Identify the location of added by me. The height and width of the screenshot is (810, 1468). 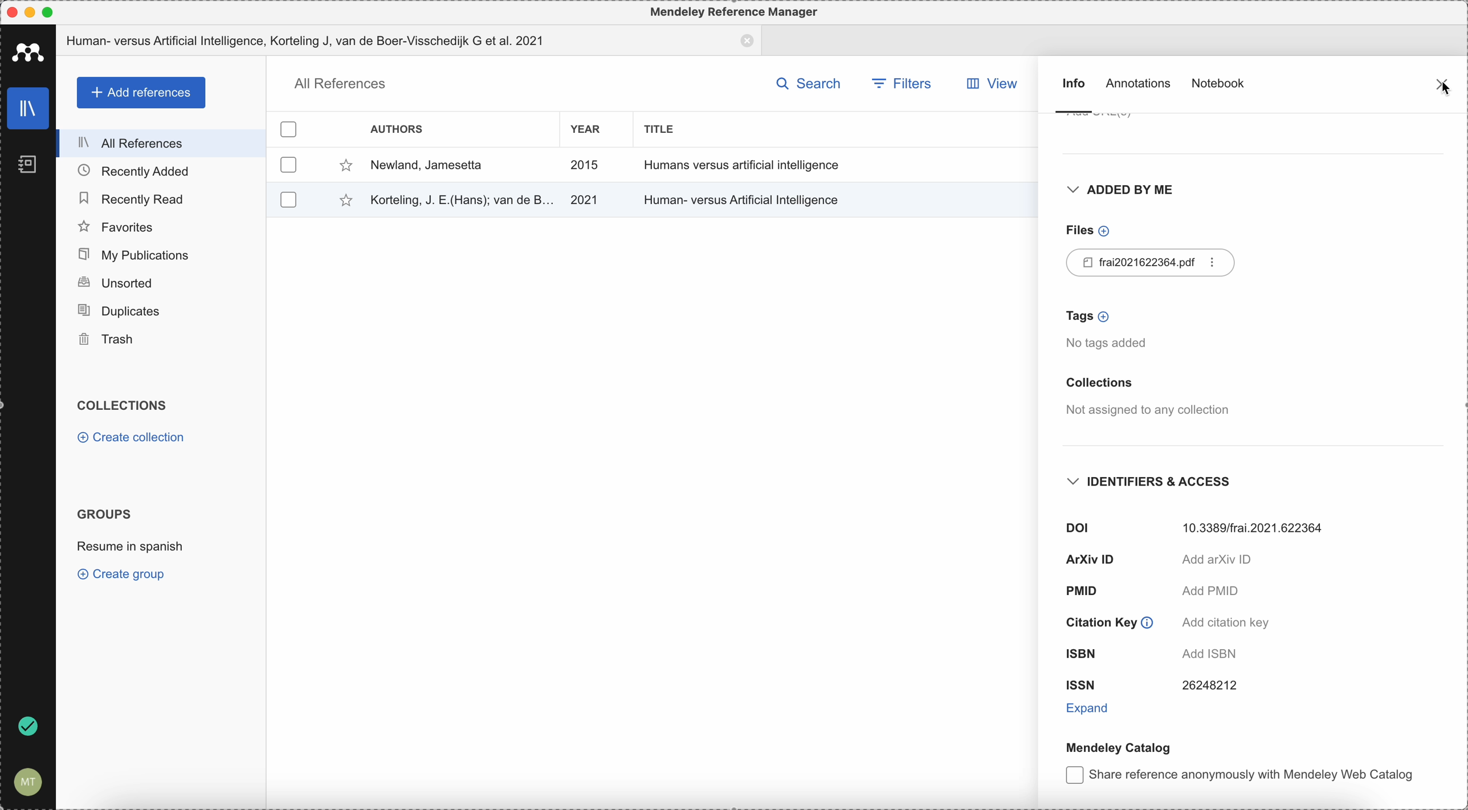
(1119, 193).